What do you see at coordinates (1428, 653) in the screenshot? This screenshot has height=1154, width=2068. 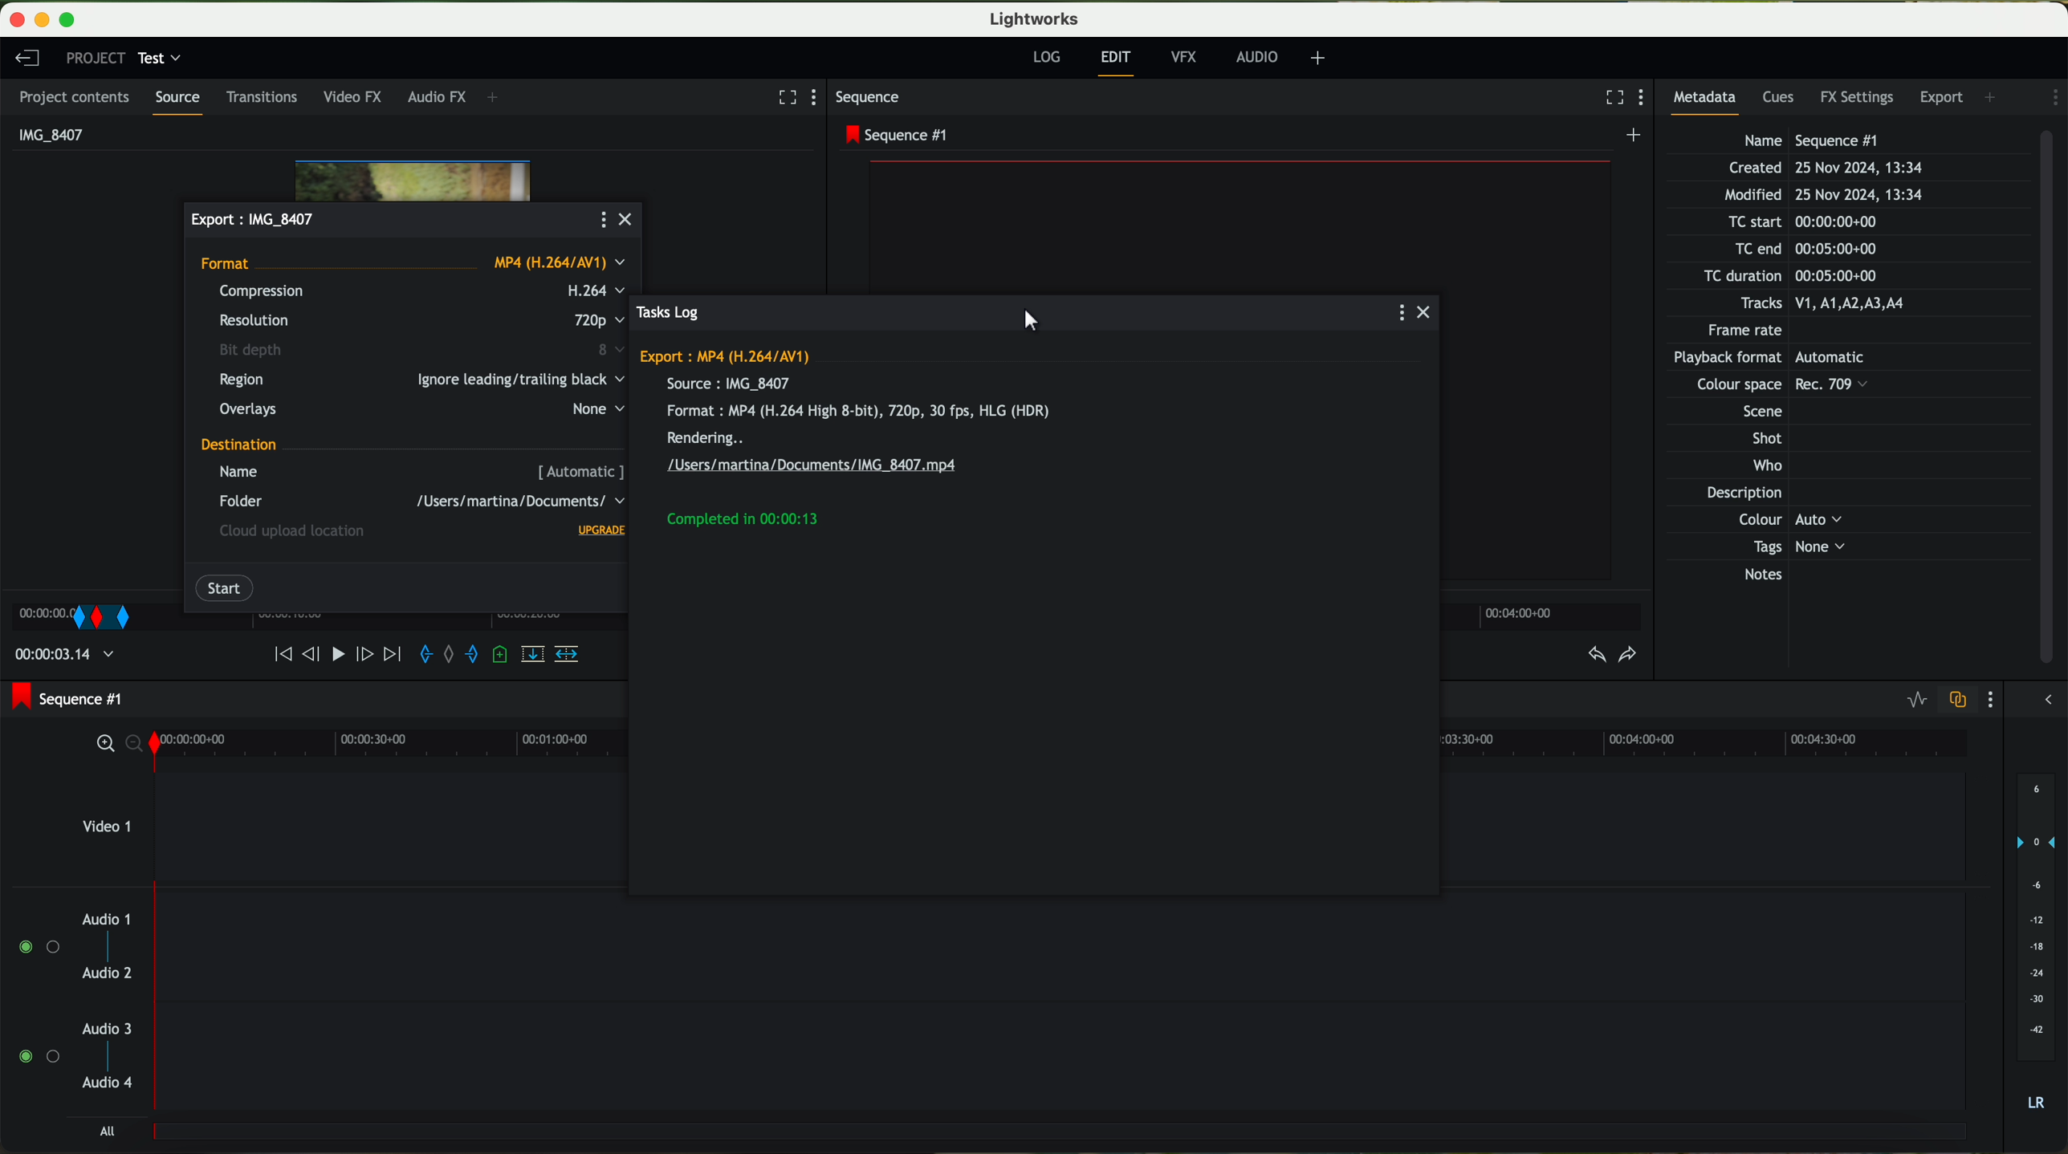 I see `record a voice over` at bounding box center [1428, 653].